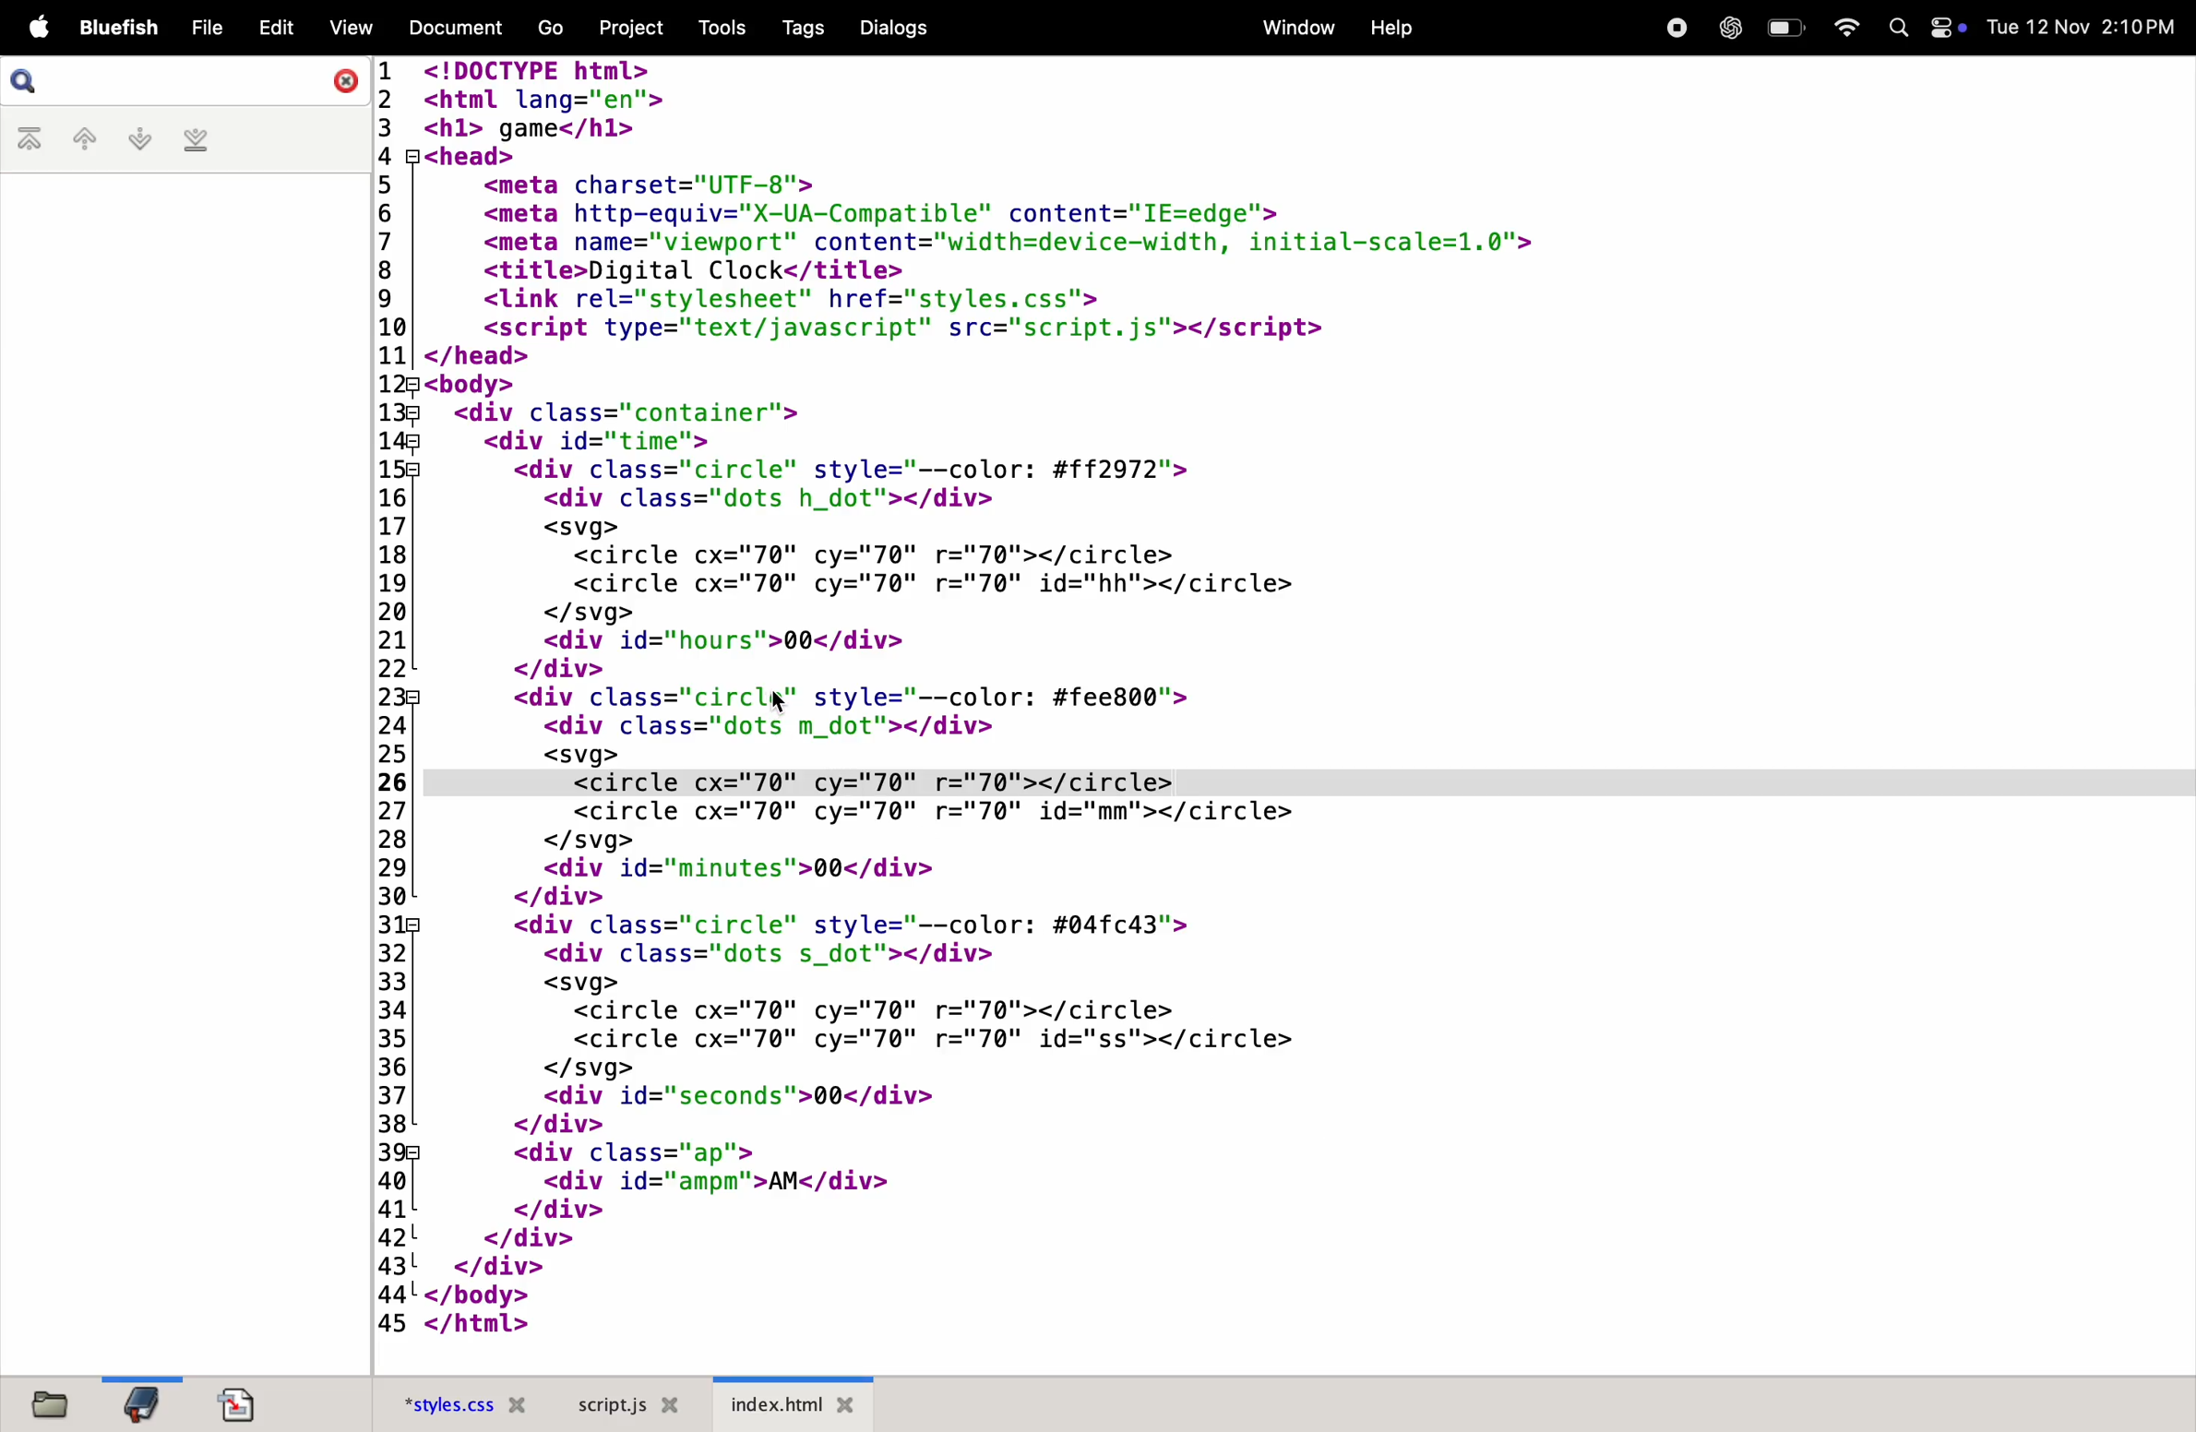  I want to click on go, so click(547, 28).